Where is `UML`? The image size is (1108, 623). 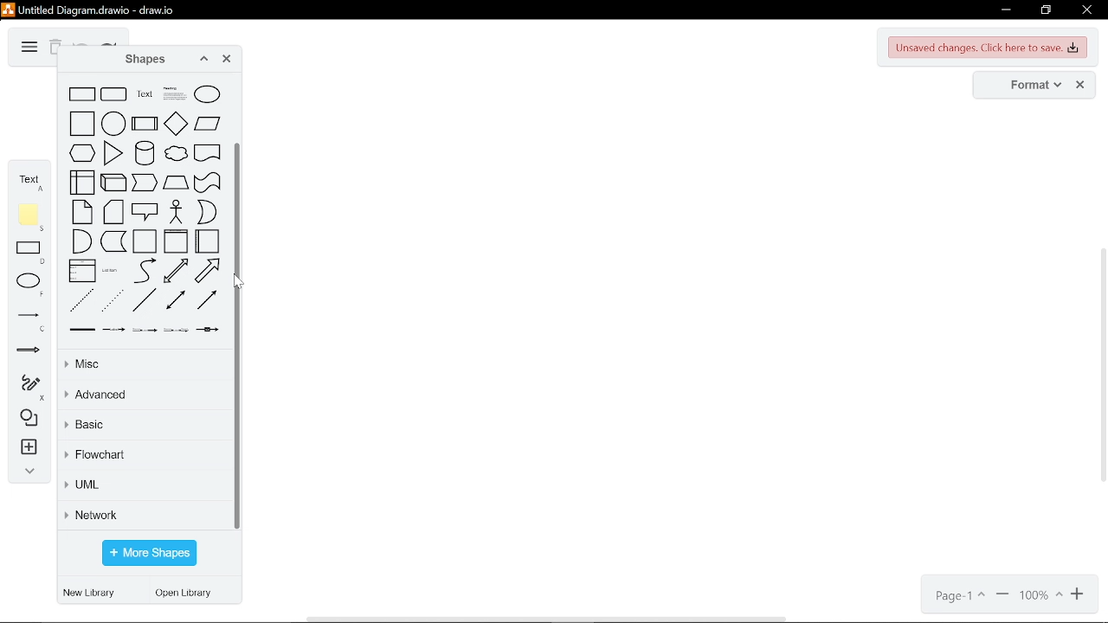
UML is located at coordinates (144, 487).